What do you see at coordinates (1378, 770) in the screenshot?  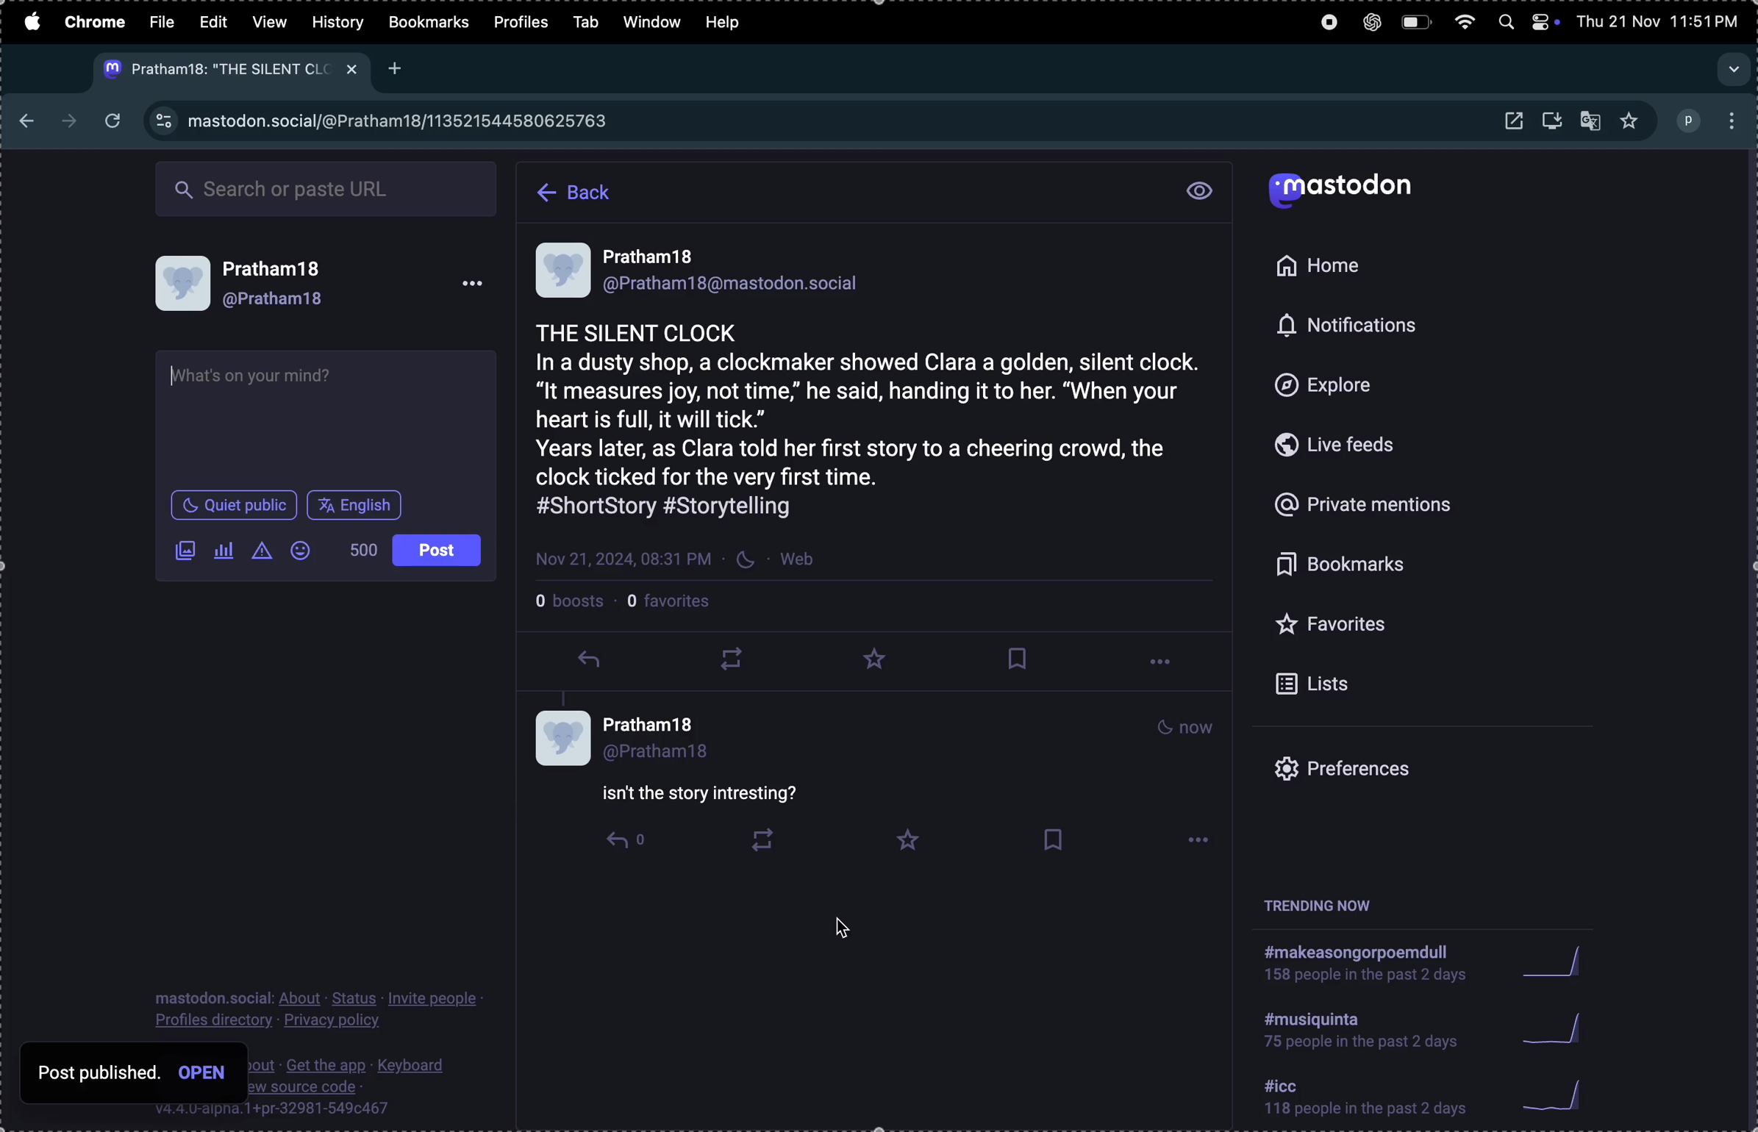 I see `prefrences` at bounding box center [1378, 770].